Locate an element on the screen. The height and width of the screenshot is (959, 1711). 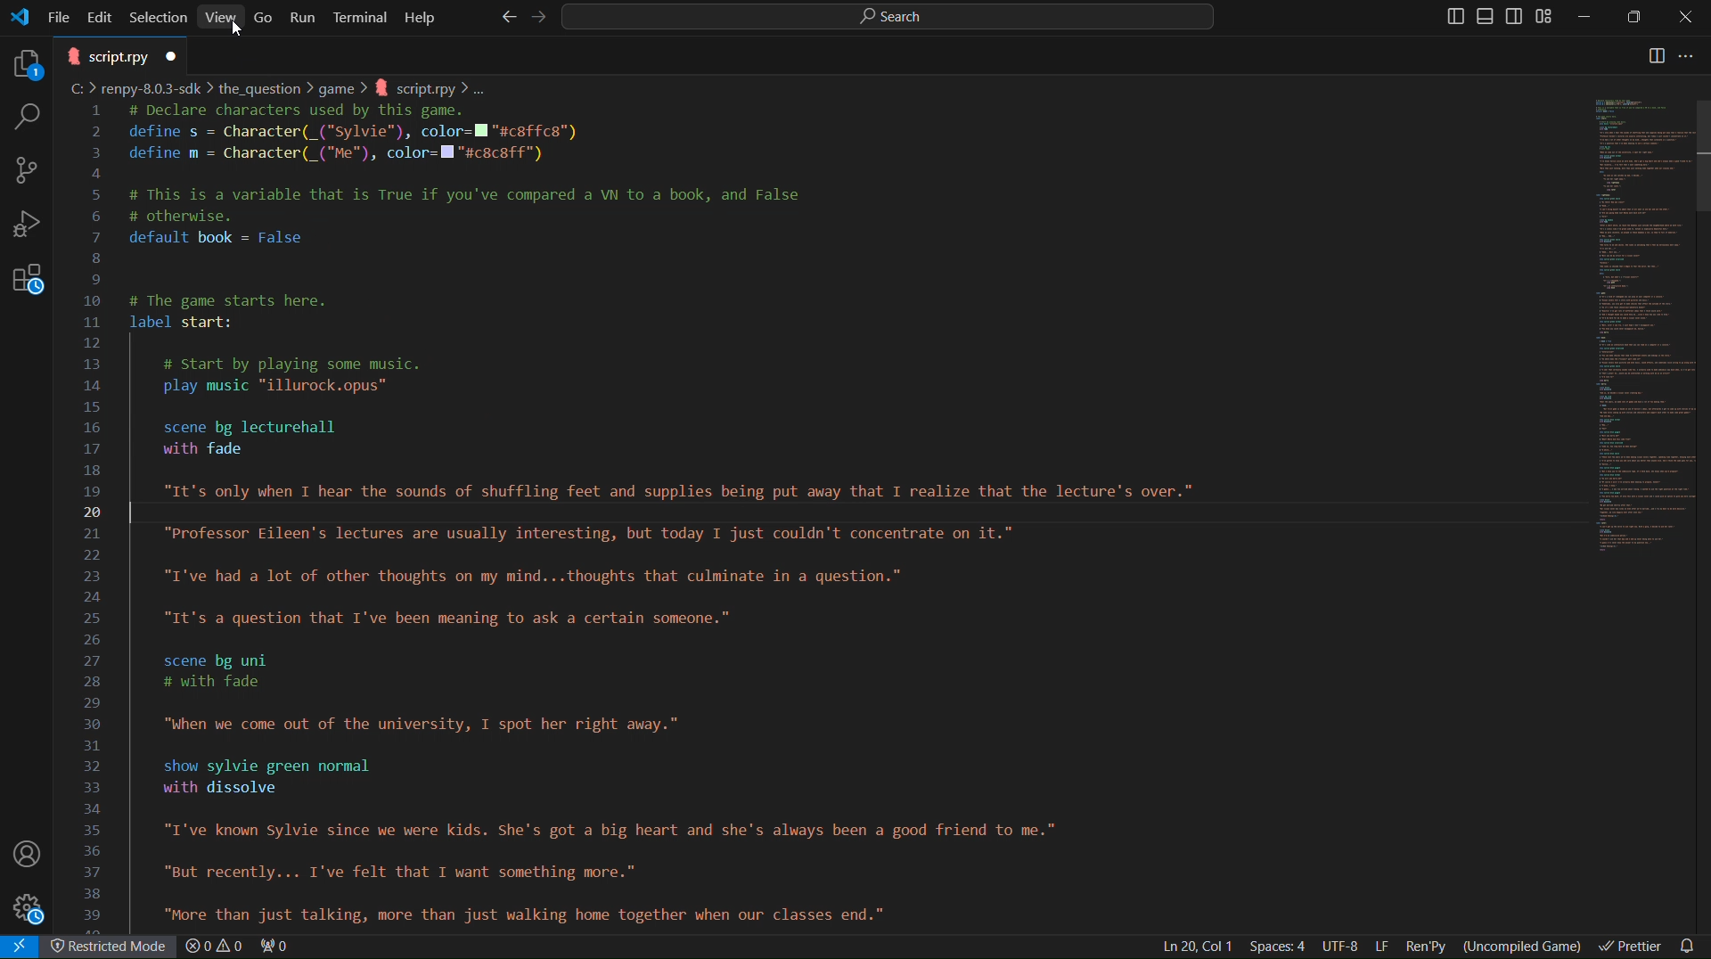
Run is located at coordinates (304, 16).